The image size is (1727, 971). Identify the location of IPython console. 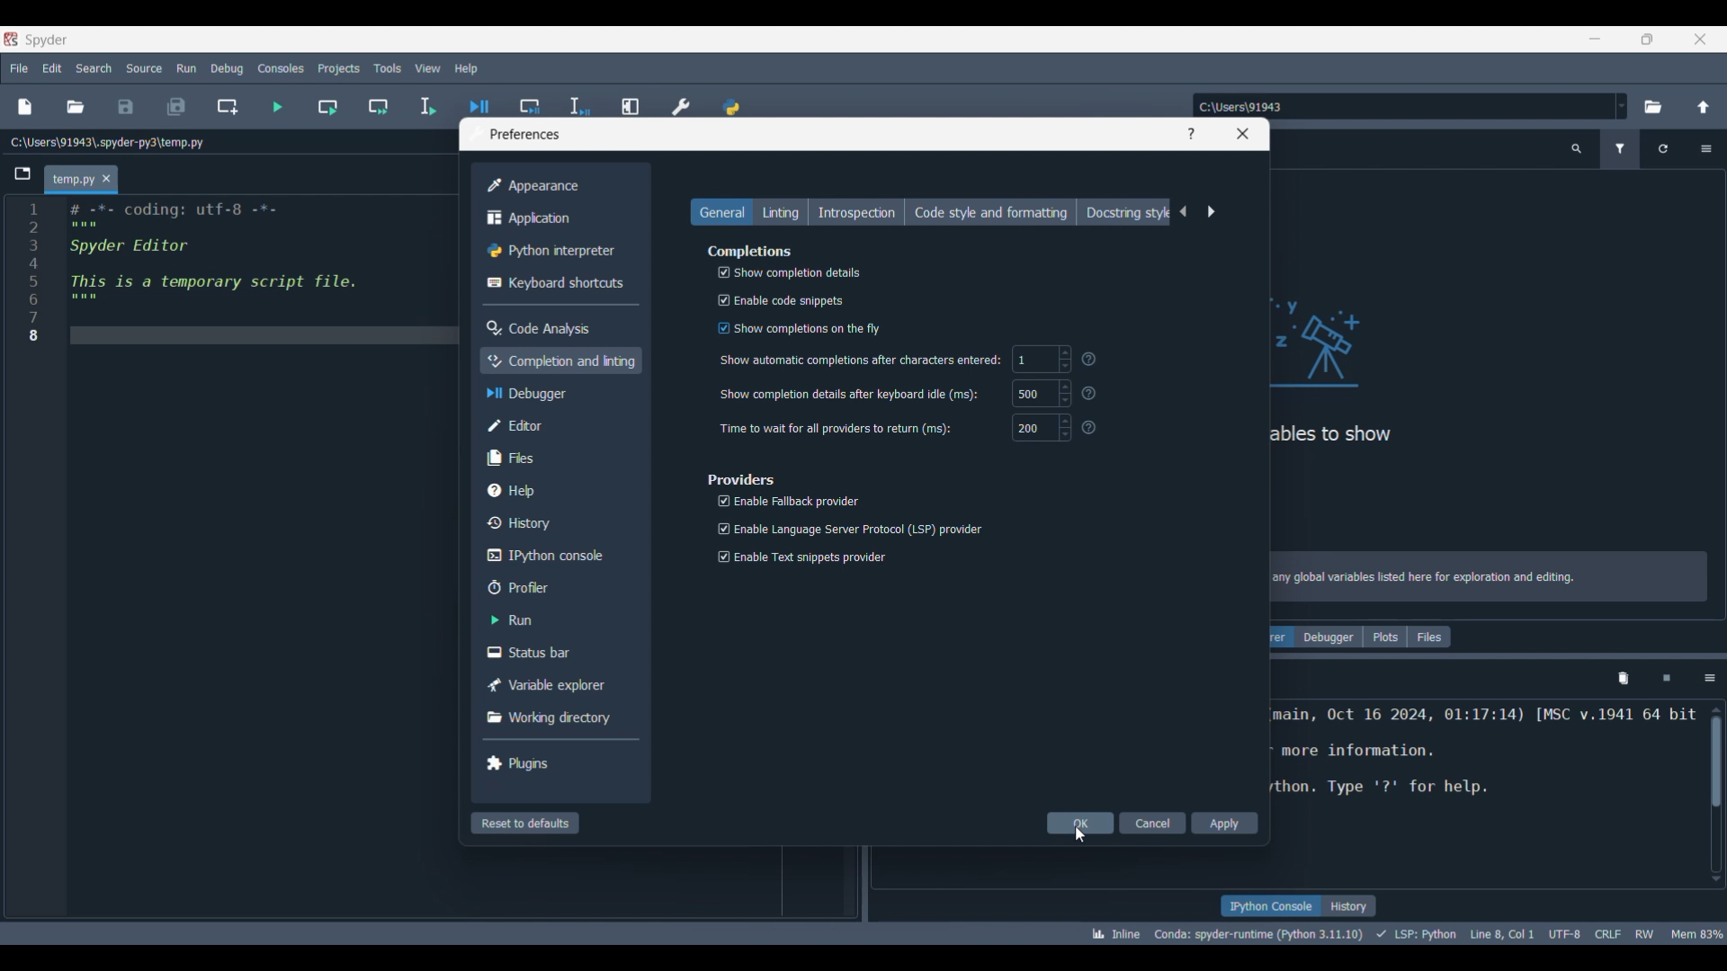
(556, 556).